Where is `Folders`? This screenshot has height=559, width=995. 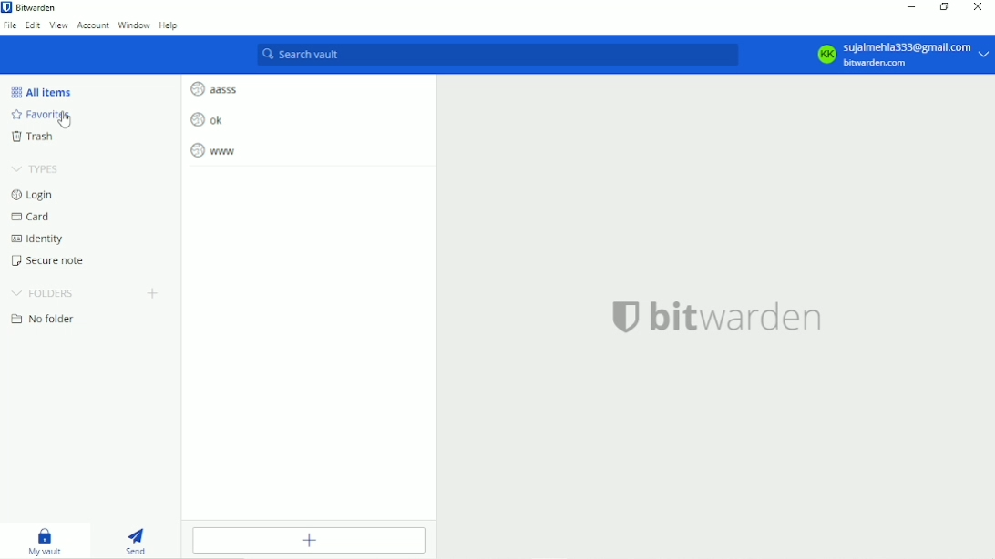 Folders is located at coordinates (45, 291).